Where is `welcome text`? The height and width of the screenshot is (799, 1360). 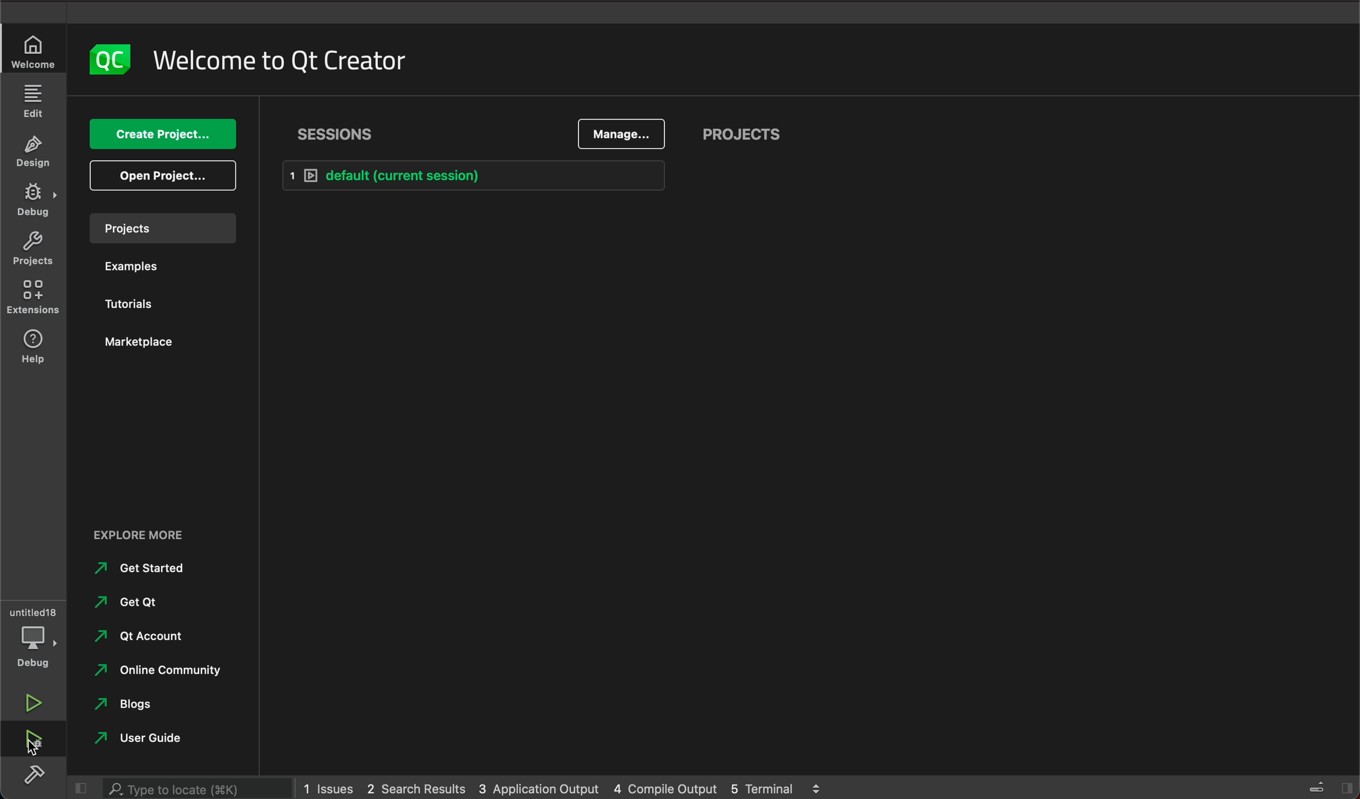
welcome text is located at coordinates (286, 62).